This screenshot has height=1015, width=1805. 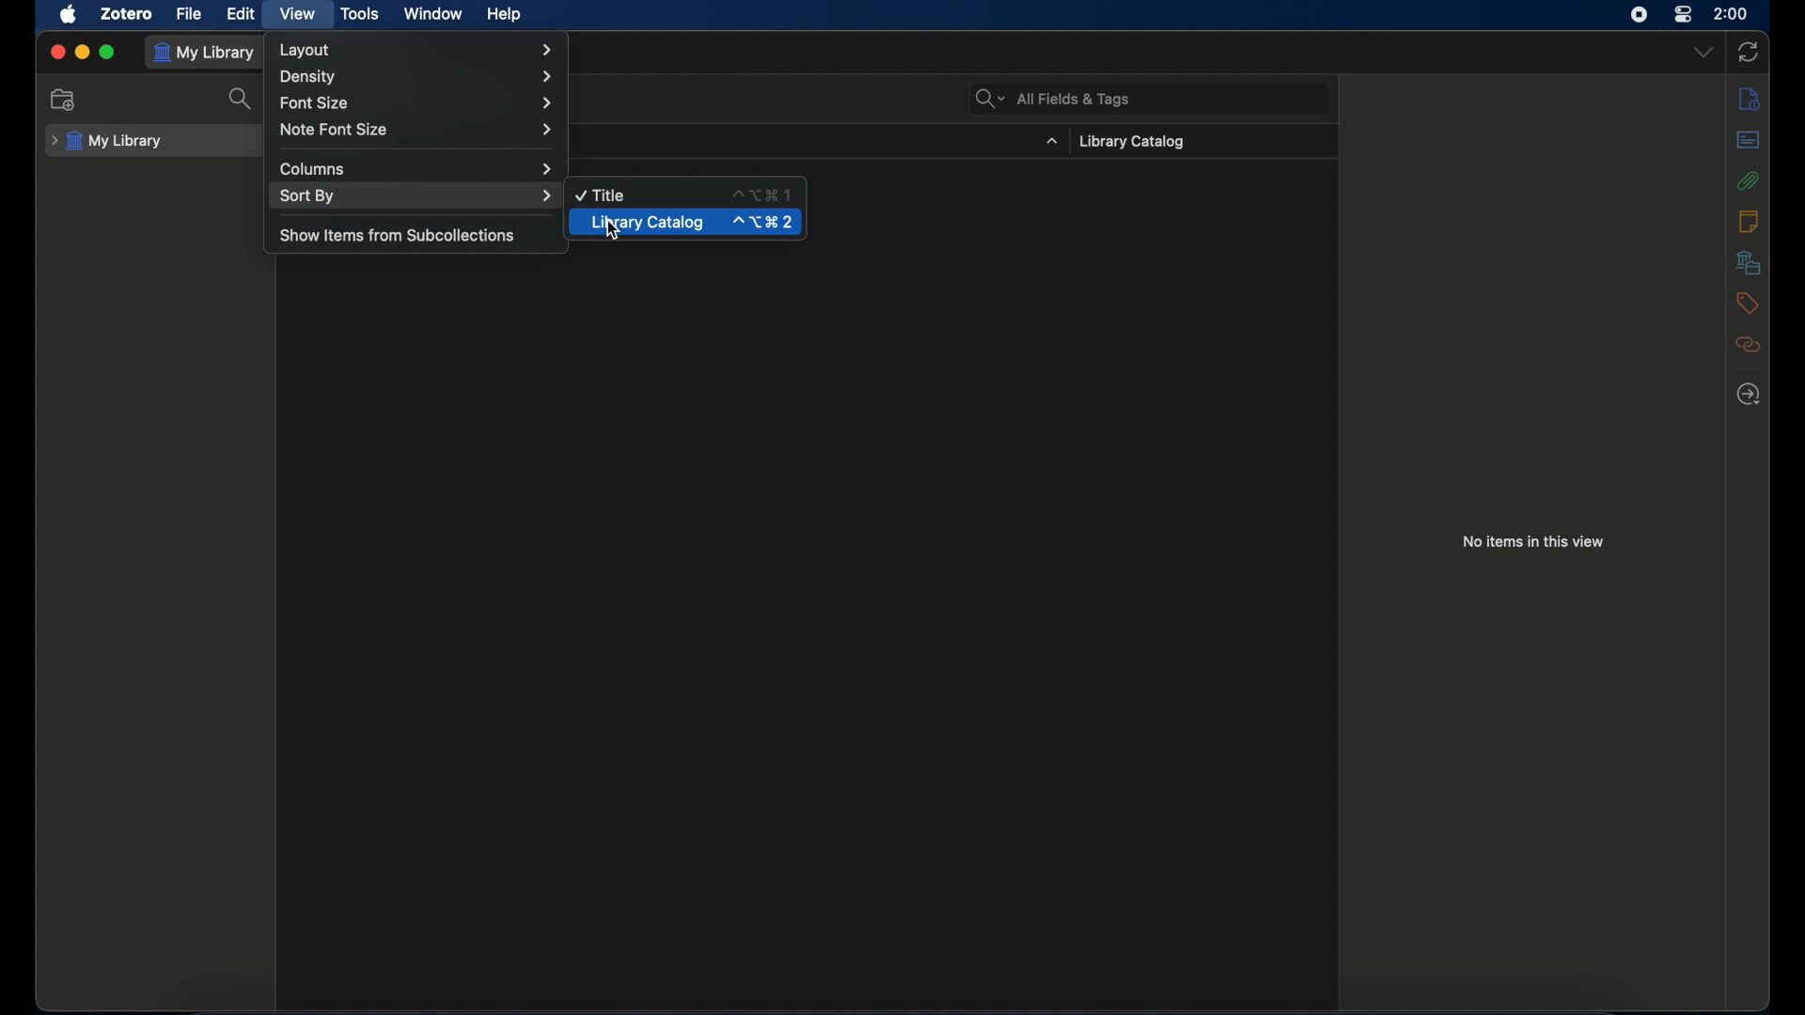 I want to click on notes, so click(x=1750, y=222).